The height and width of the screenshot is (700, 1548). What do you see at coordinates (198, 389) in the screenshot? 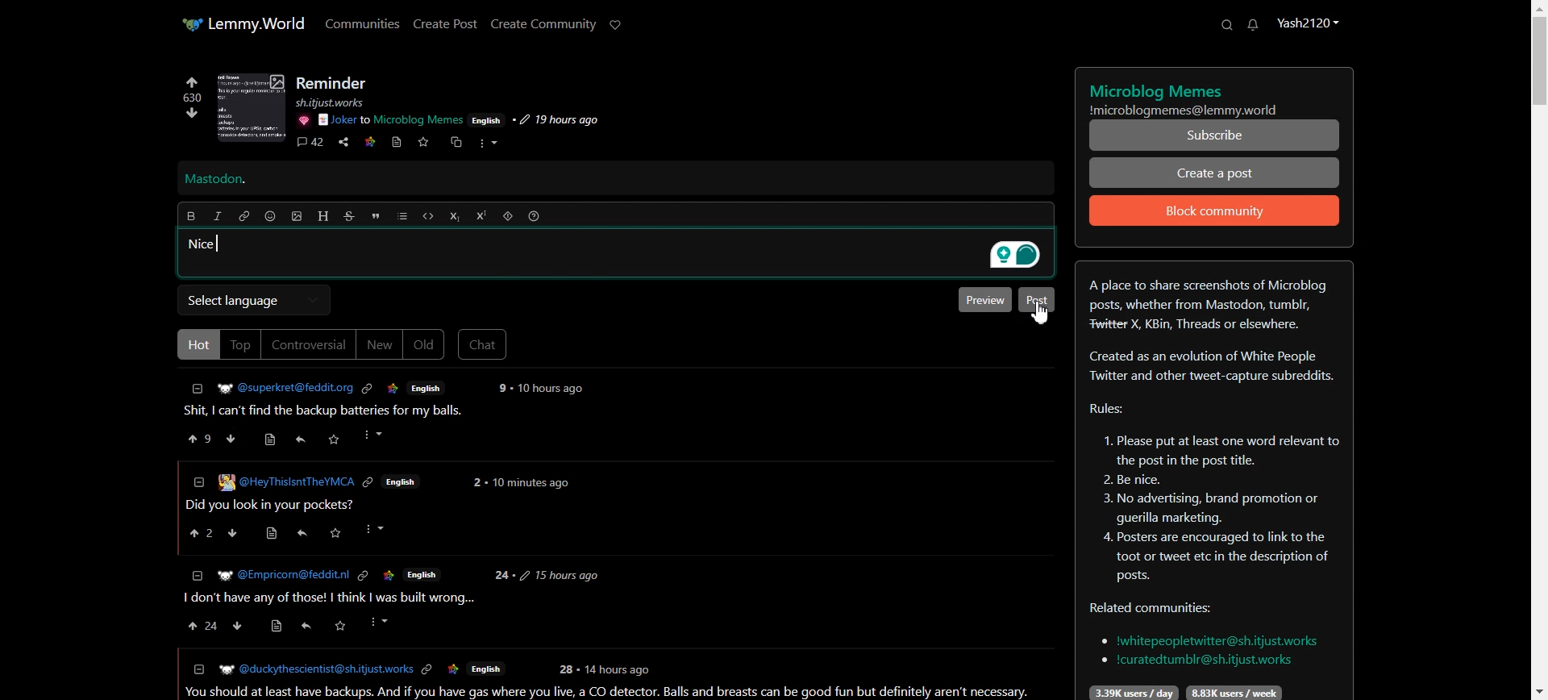
I see `Collapse` at bounding box center [198, 389].